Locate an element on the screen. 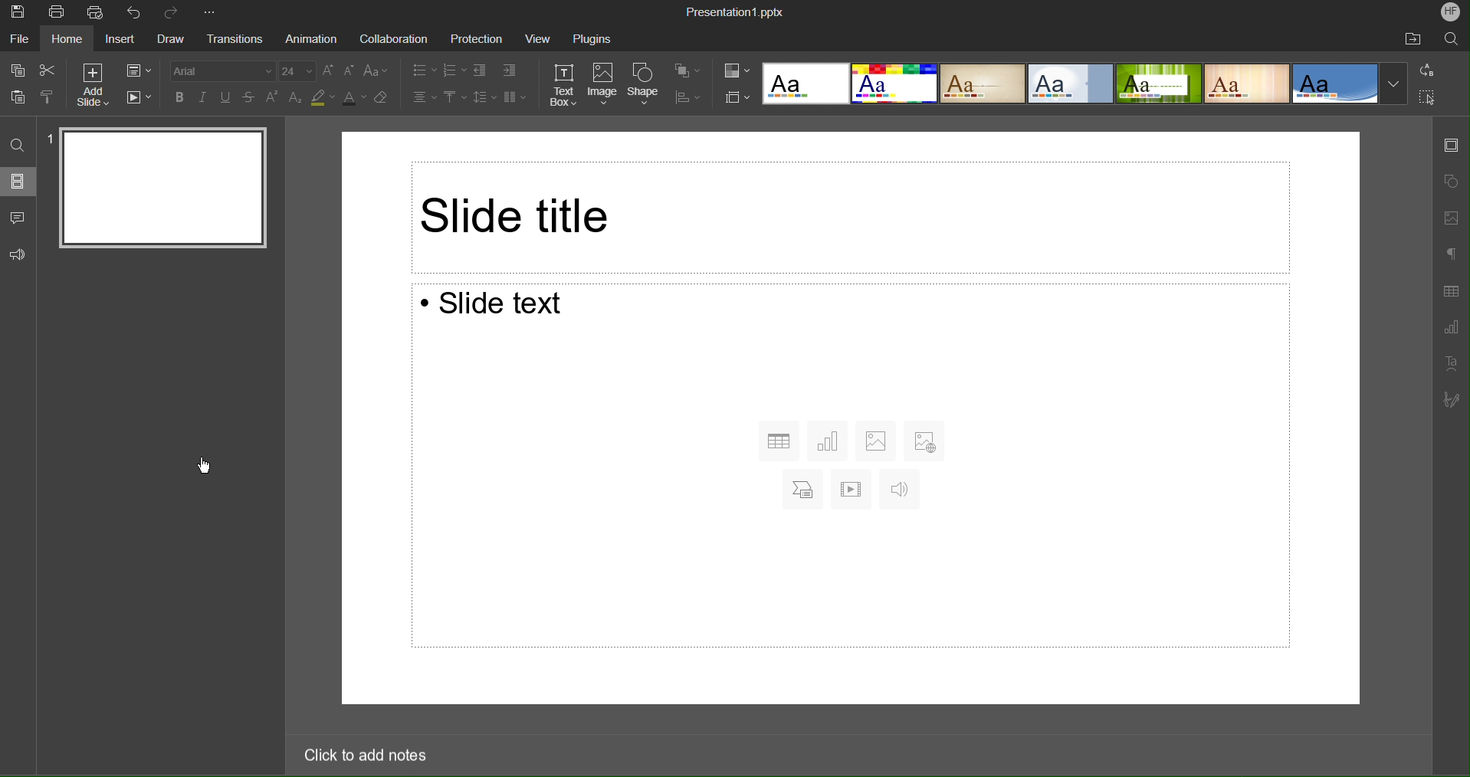 The image size is (1470, 777). Text Art is located at coordinates (1451, 363).